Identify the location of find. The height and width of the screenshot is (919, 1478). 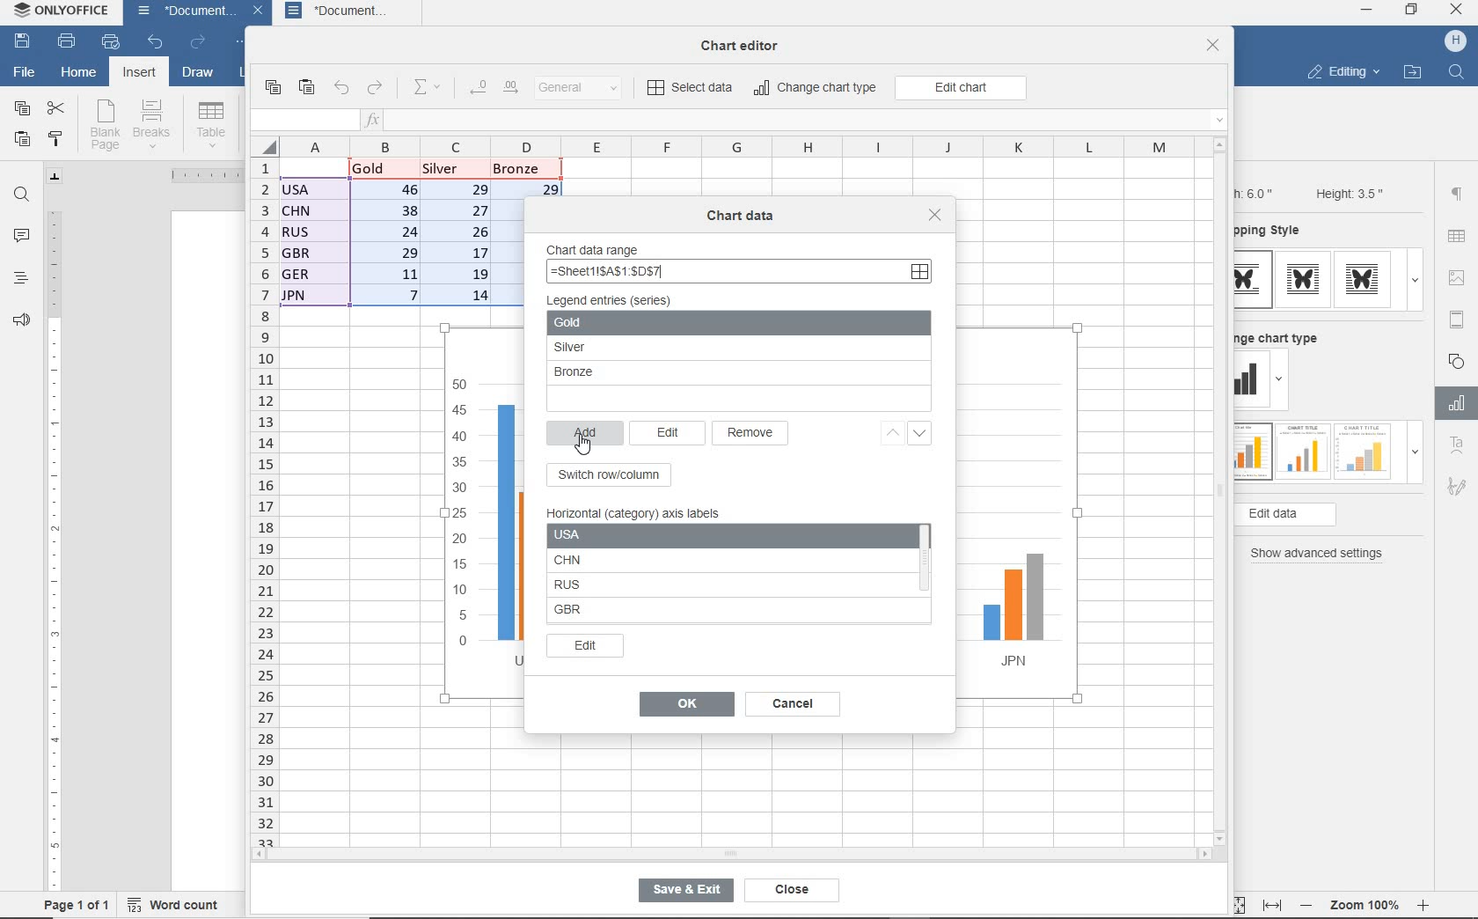
(23, 195).